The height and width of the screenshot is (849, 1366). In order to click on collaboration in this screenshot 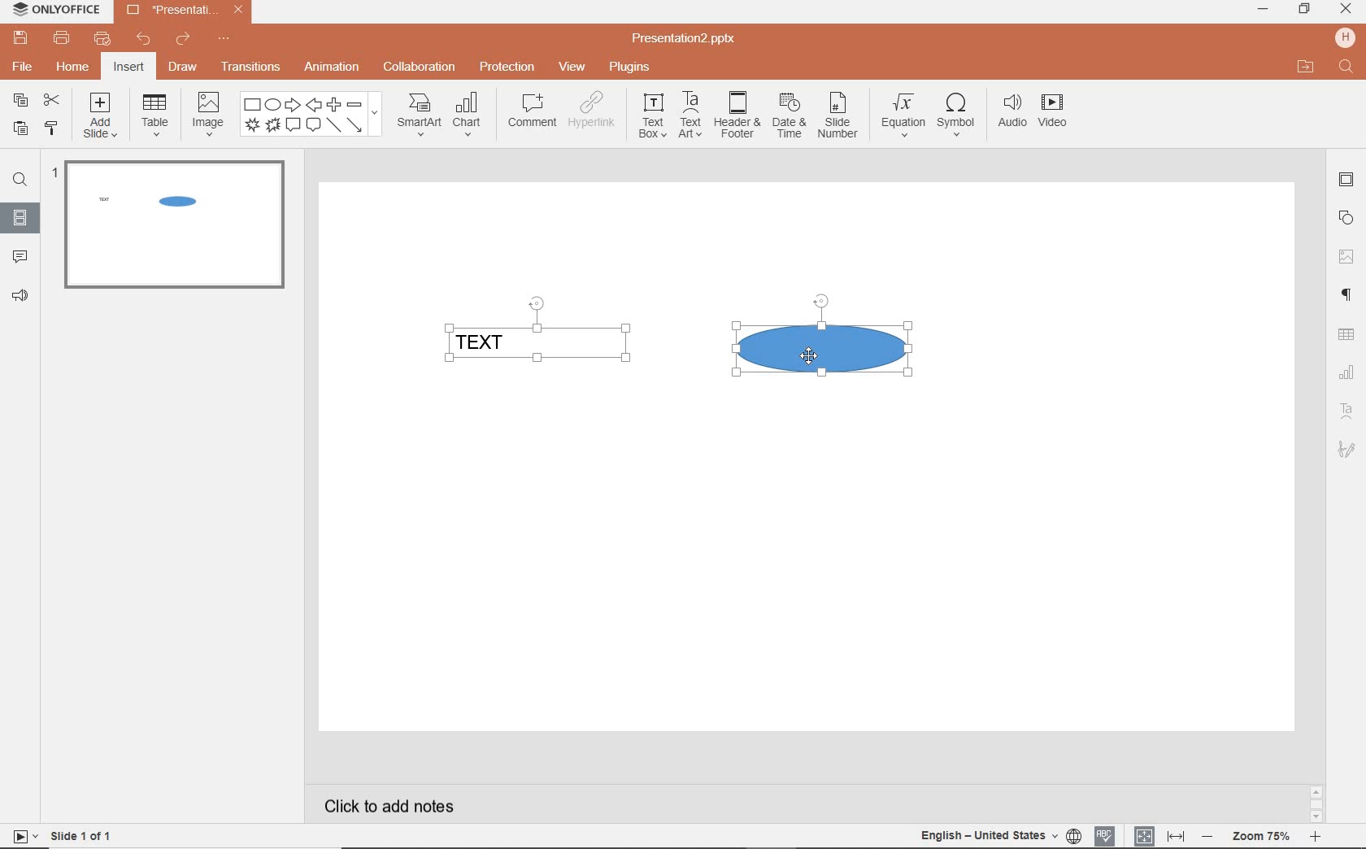, I will do `click(417, 68)`.